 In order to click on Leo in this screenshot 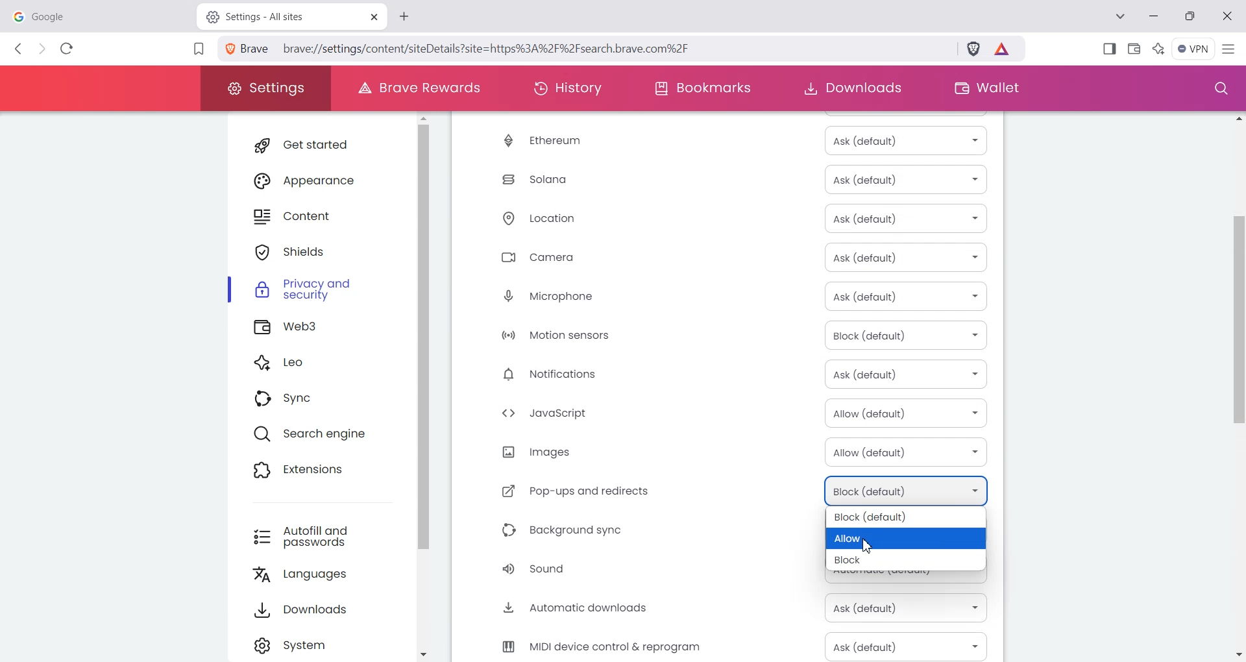, I will do `click(321, 364)`.